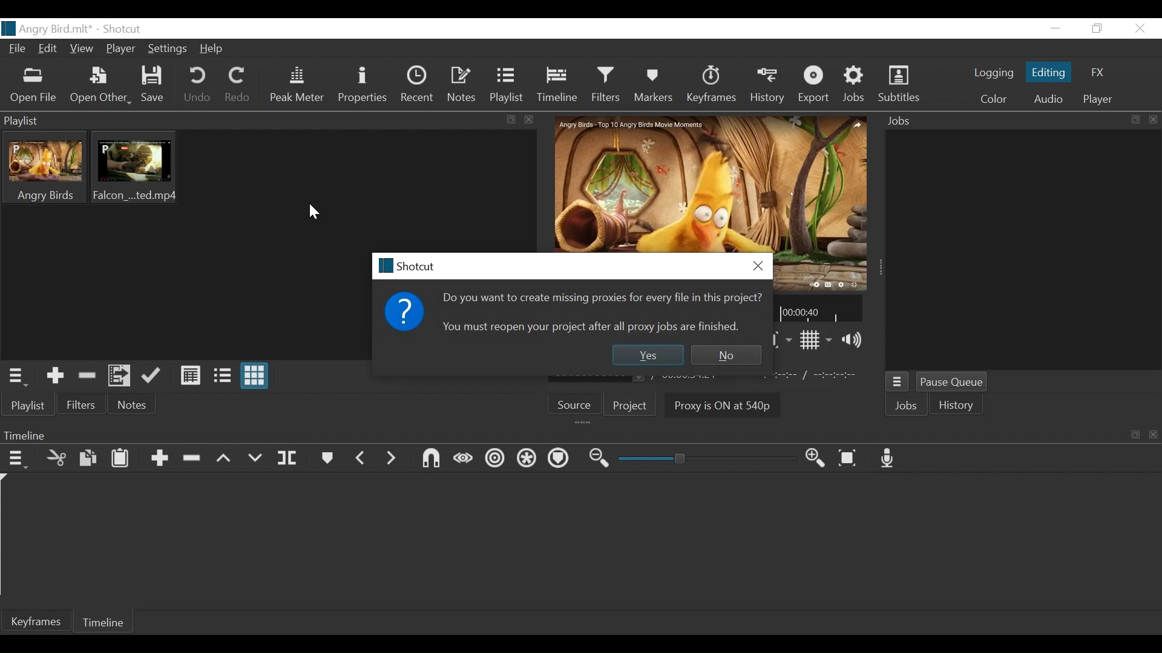  What do you see at coordinates (82, 404) in the screenshot?
I see `Filter` at bounding box center [82, 404].